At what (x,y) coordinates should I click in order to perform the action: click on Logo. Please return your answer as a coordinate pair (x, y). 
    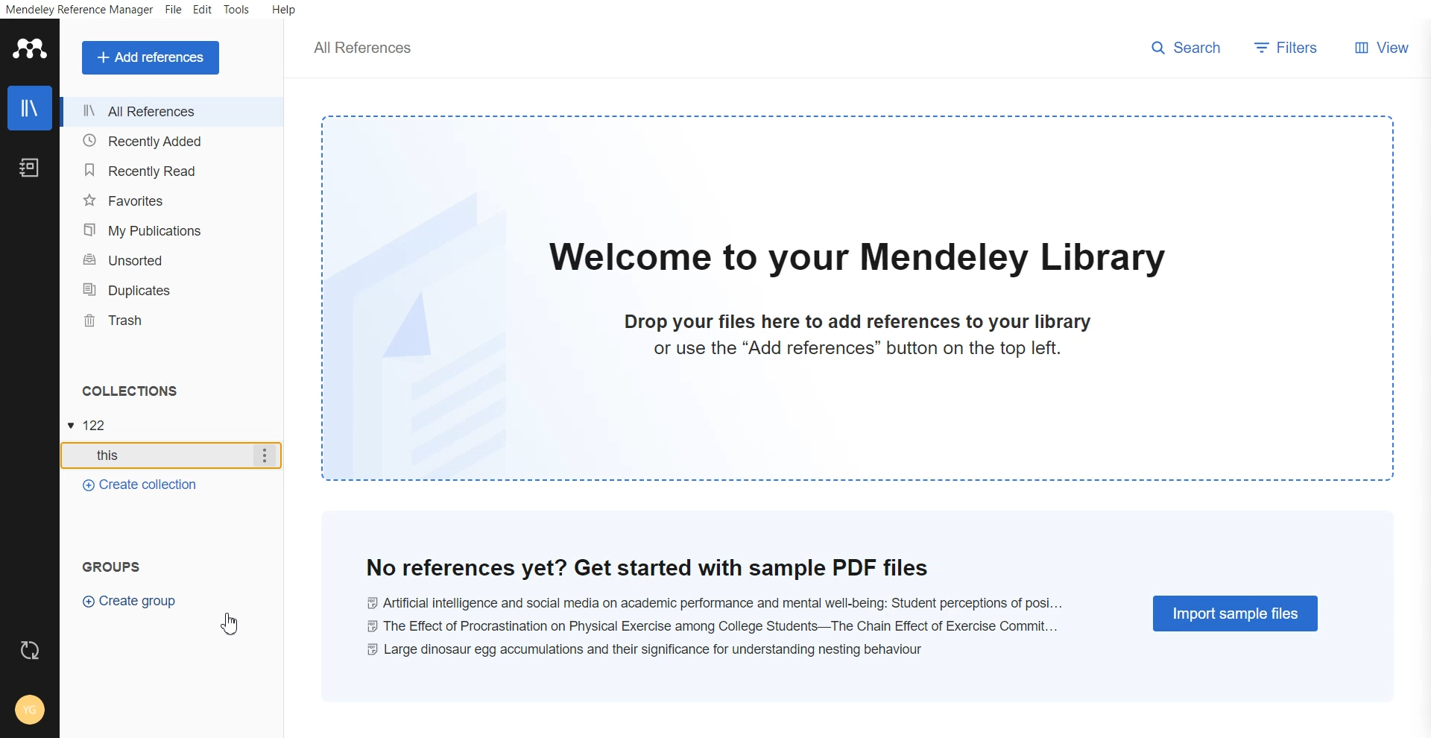
    Looking at the image, I should click on (30, 48).